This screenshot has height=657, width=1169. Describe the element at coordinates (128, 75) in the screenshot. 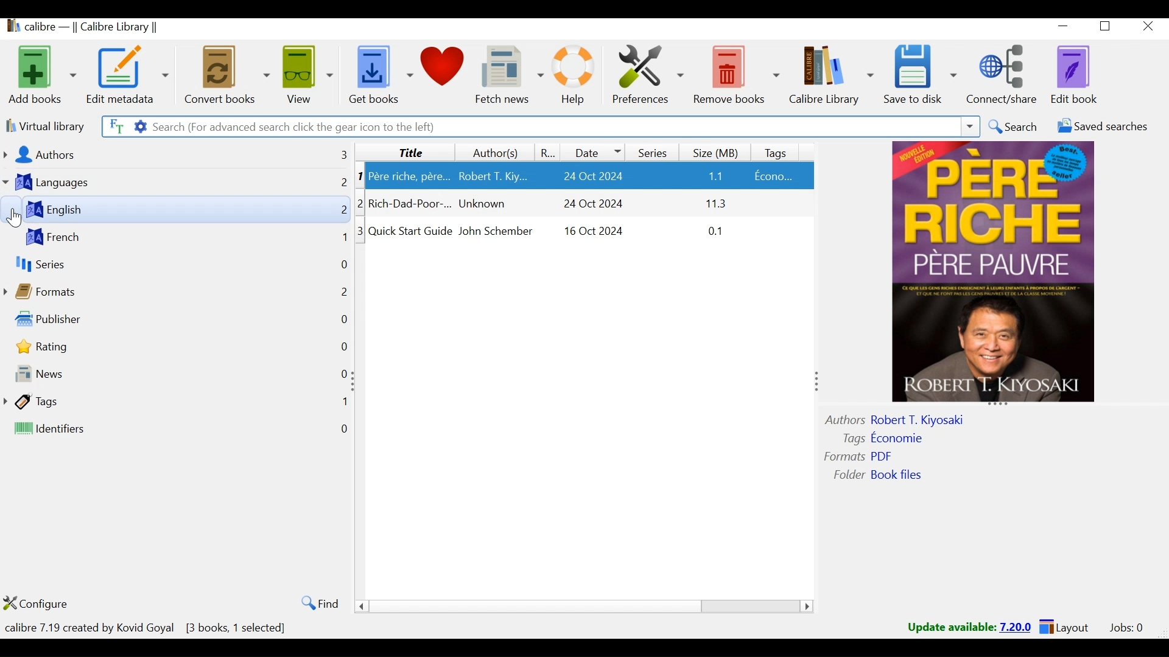

I see `Edit metadat` at that location.